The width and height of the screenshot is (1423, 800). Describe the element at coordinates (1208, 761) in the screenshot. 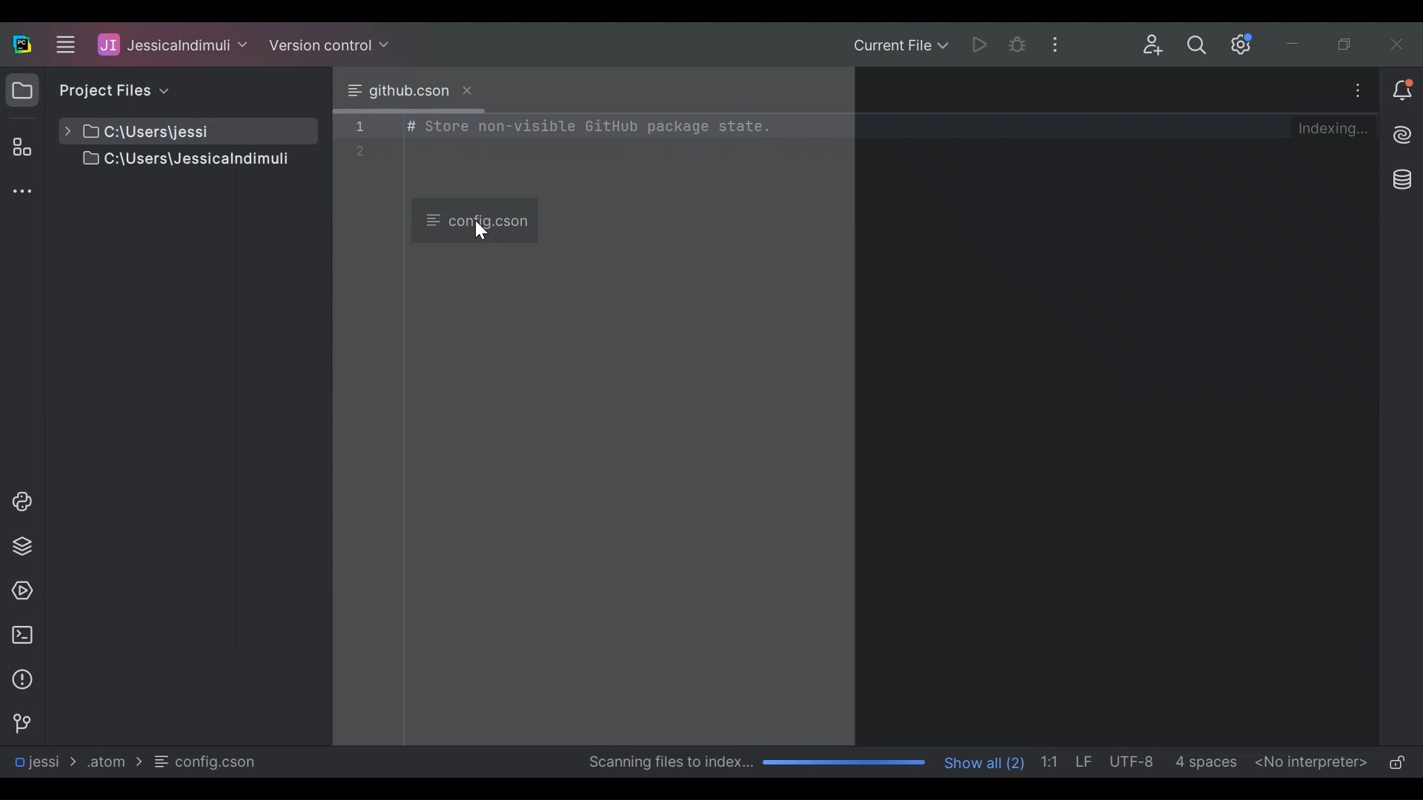

I see `Spaces` at that location.